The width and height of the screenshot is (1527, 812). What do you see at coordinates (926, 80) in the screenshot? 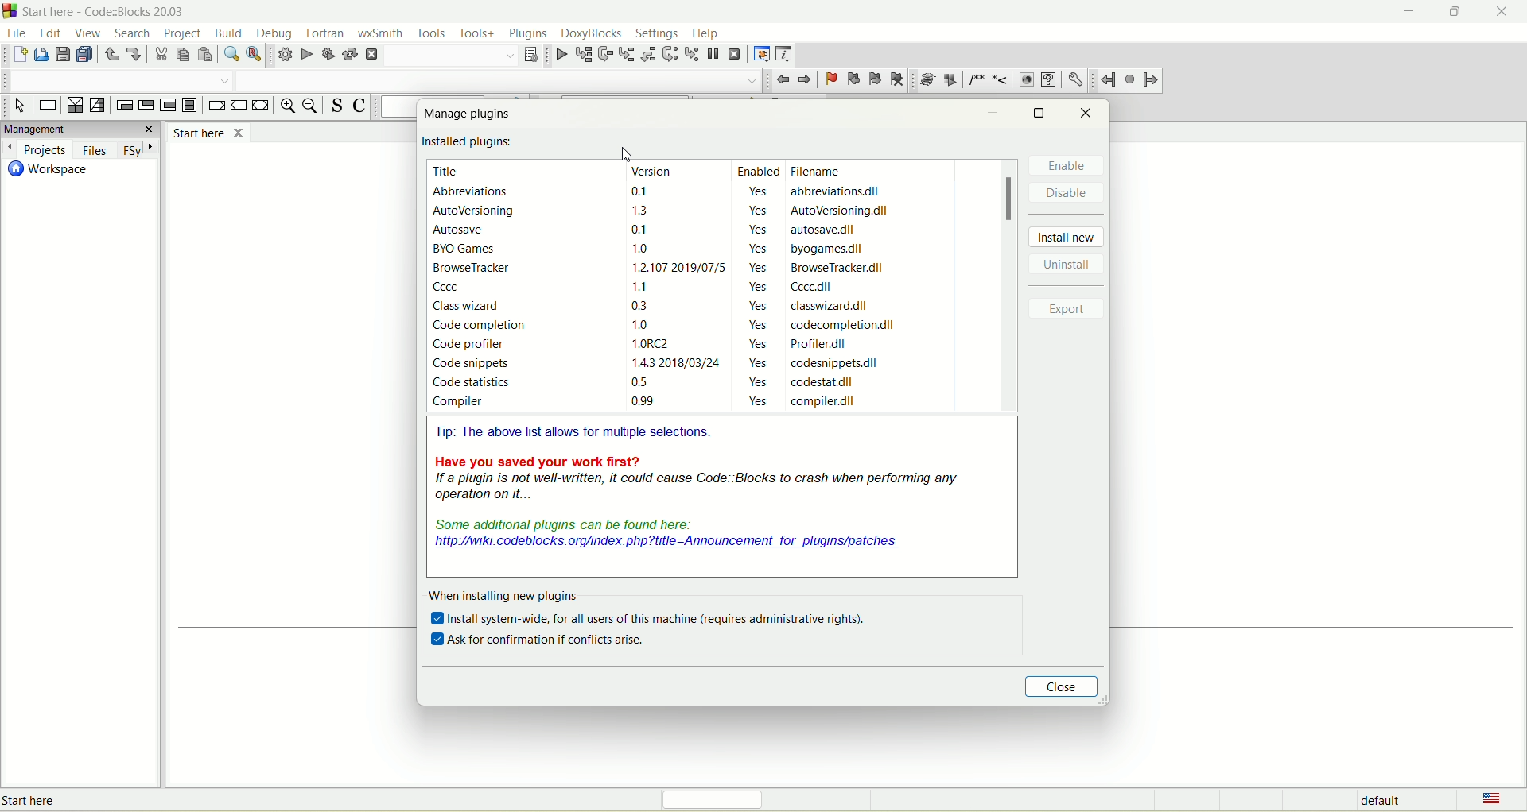
I see `Run doxywizard` at bounding box center [926, 80].